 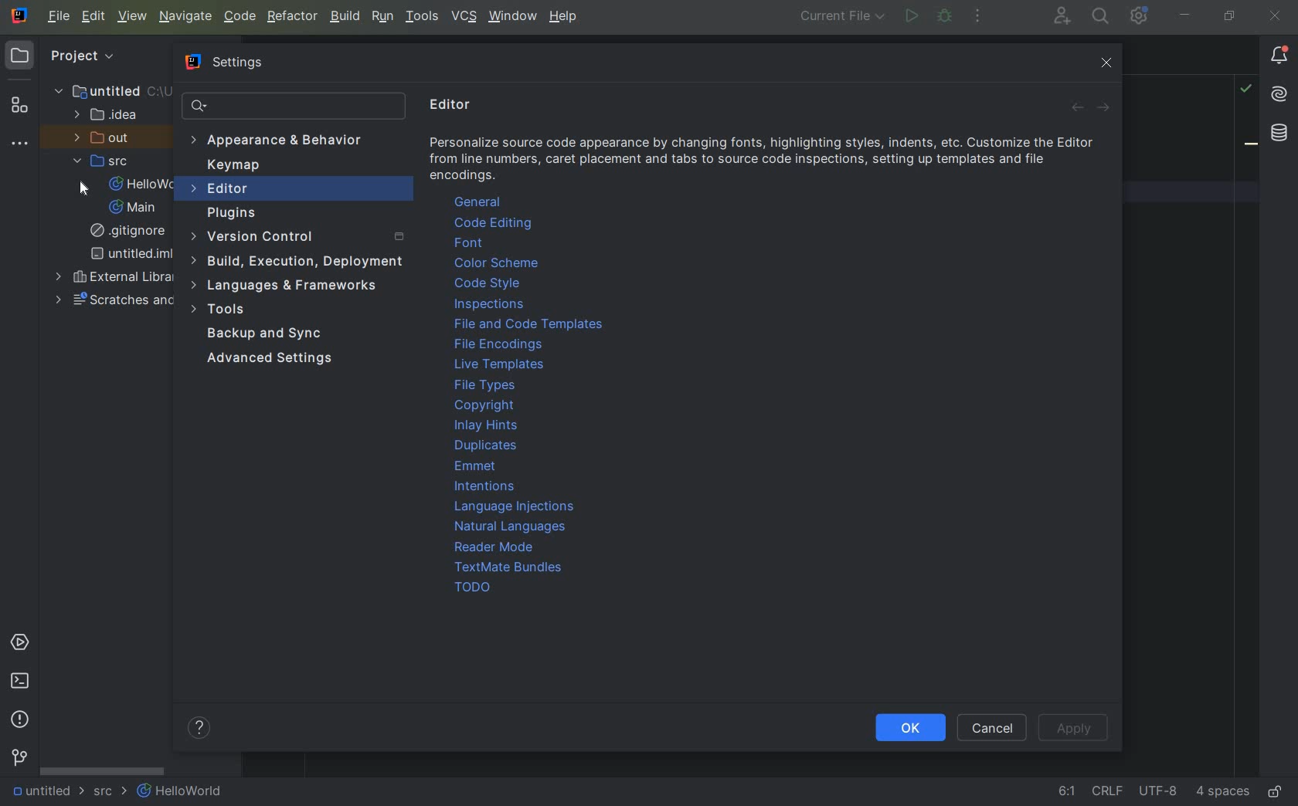 What do you see at coordinates (1230, 17) in the screenshot?
I see `restore down` at bounding box center [1230, 17].